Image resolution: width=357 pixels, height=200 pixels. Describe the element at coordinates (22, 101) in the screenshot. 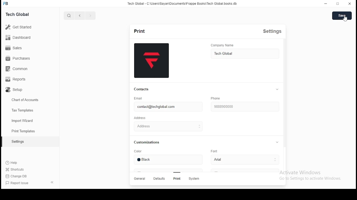

I see `chart of accounts` at that location.